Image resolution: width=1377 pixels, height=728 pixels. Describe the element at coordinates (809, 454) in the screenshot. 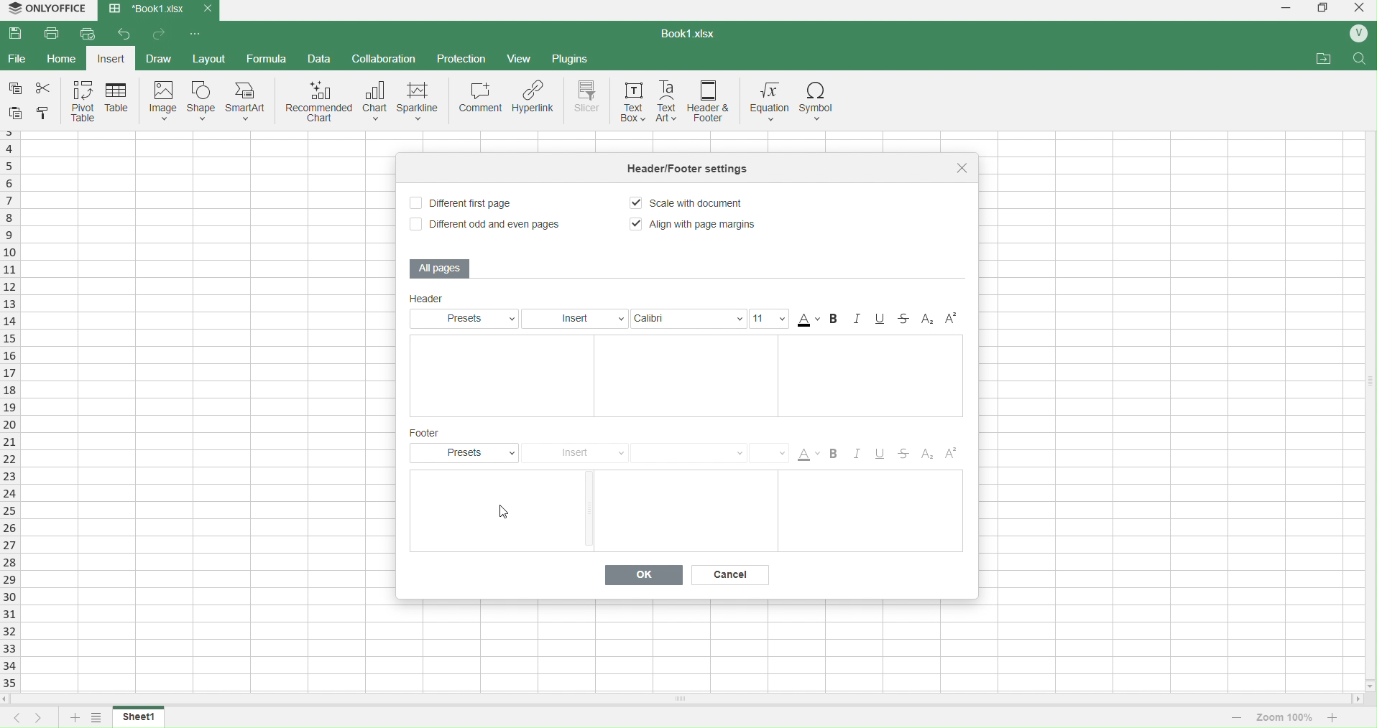

I see `Color` at that location.